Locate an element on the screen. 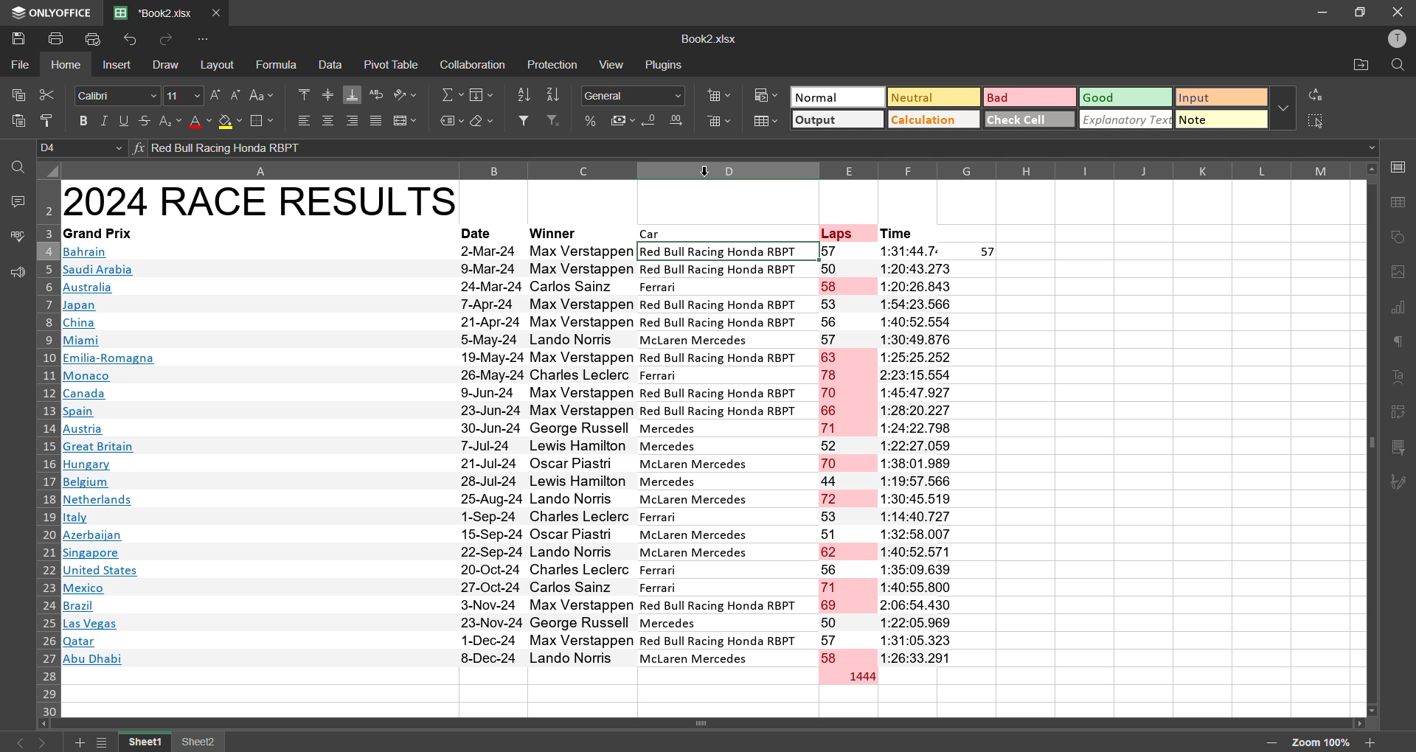 This screenshot has height=752, width=1416. draw is located at coordinates (164, 64).